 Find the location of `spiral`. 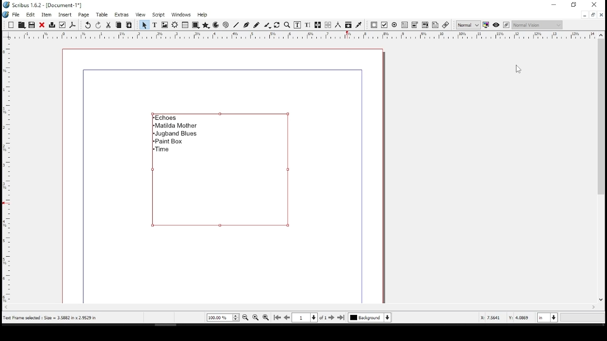

spiral is located at coordinates (225, 26).